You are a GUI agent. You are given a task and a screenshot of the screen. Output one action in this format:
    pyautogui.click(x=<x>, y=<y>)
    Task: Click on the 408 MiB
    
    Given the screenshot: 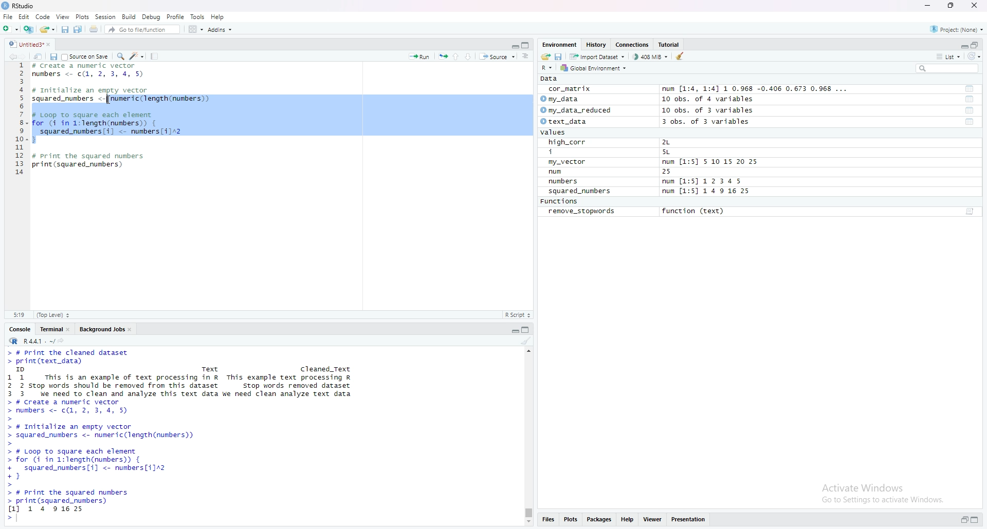 What is the action you would take?
    pyautogui.click(x=650, y=56)
    